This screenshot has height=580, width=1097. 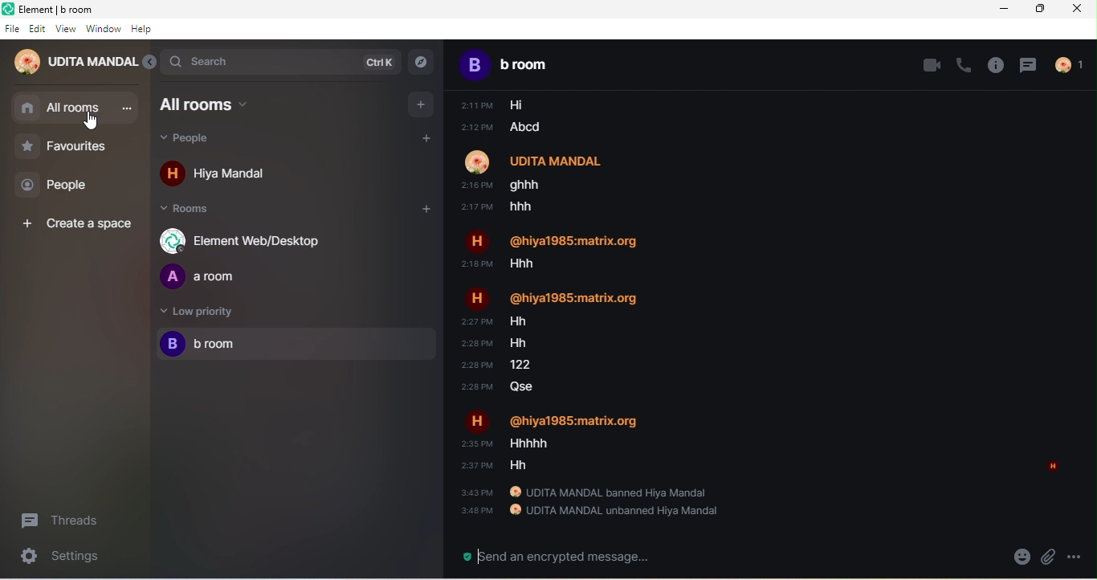 I want to click on older chat, so click(x=765, y=304).